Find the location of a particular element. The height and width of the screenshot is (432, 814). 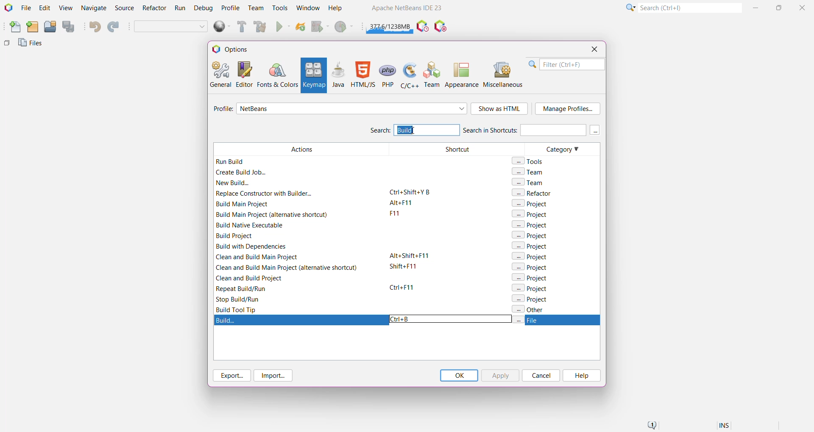

View is located at coordinates (65, 8).